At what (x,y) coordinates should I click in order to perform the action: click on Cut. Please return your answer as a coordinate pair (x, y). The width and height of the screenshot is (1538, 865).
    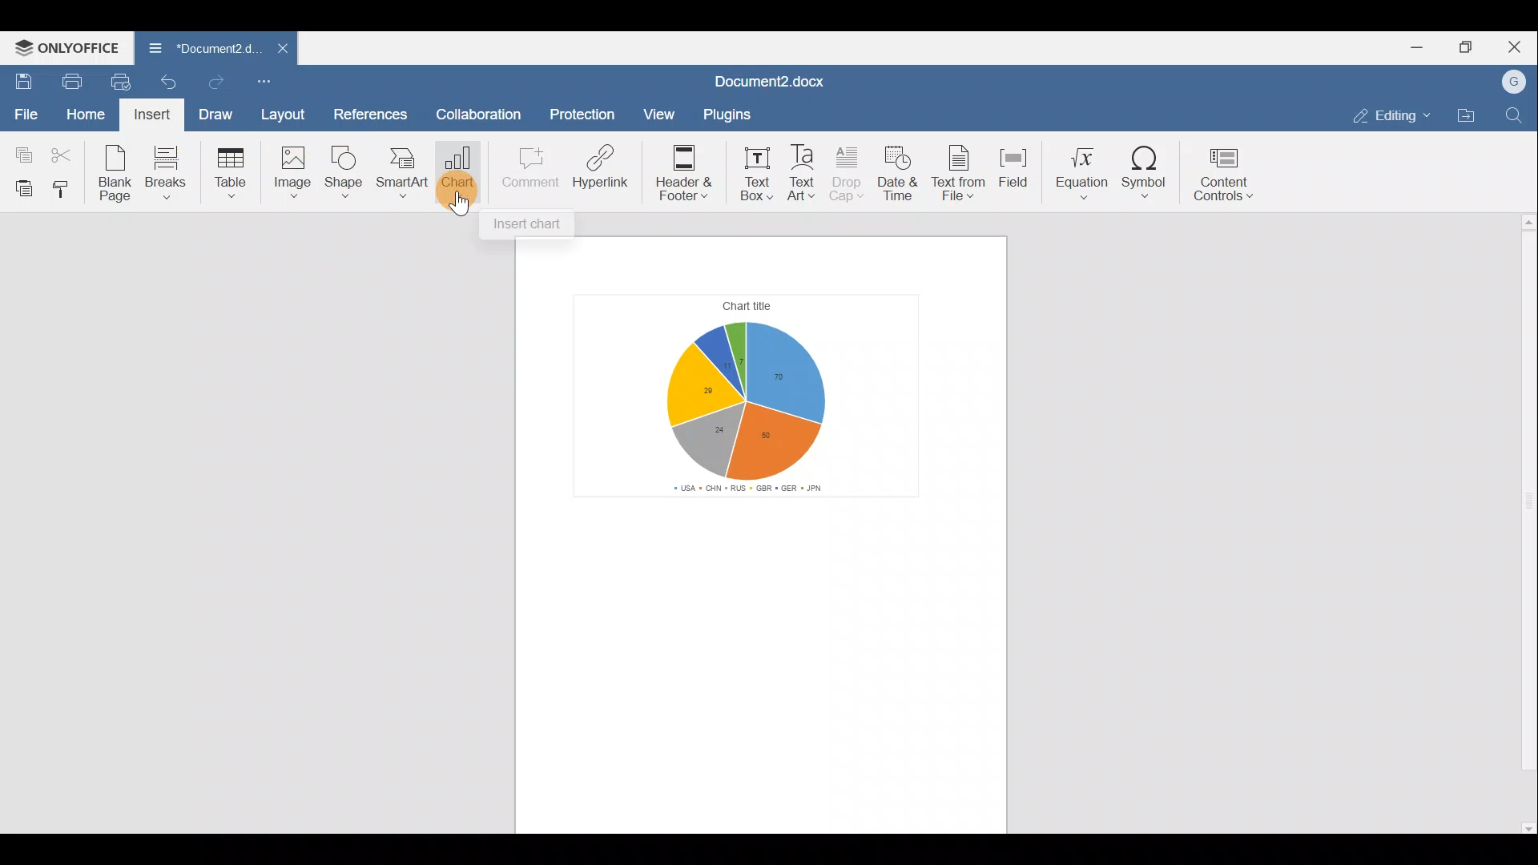
    Looking at the image, I should click on (66, 154).